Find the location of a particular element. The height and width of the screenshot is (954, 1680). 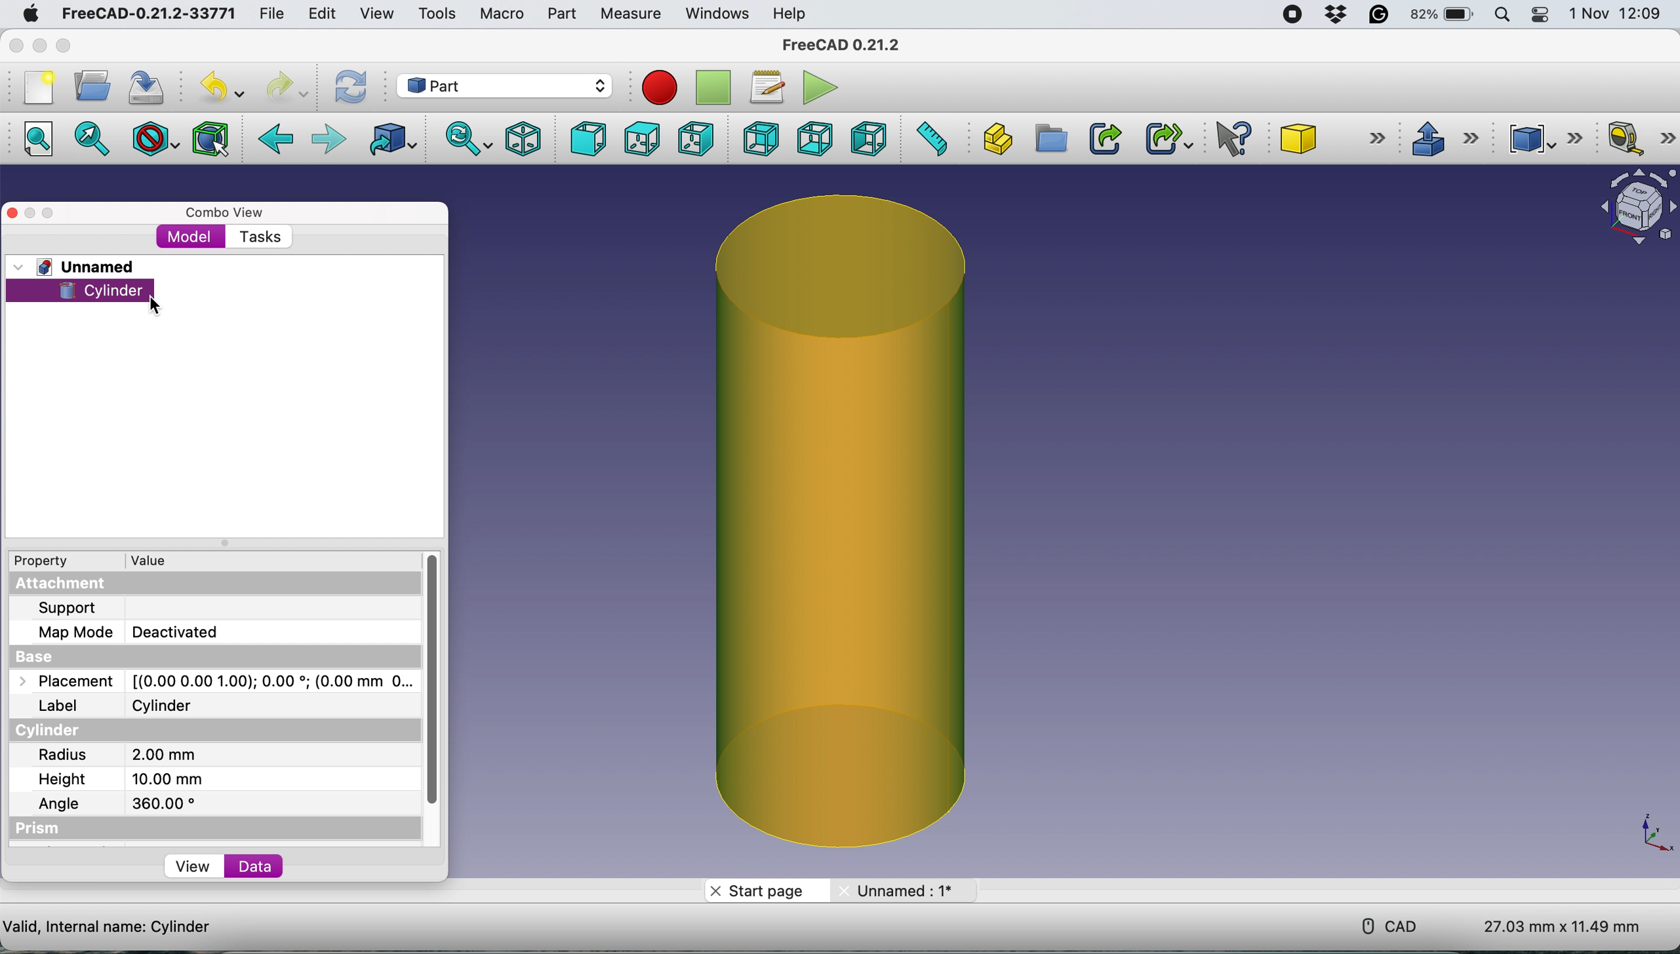

workbench is located at coordinates (508, 85).